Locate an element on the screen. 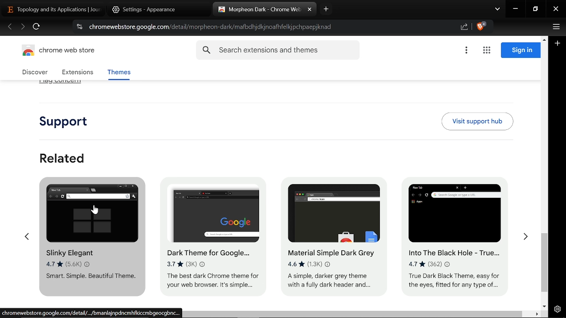 The width and height of the screenshot is (566, 318). Settings tab is located at coordinates (151, 9).